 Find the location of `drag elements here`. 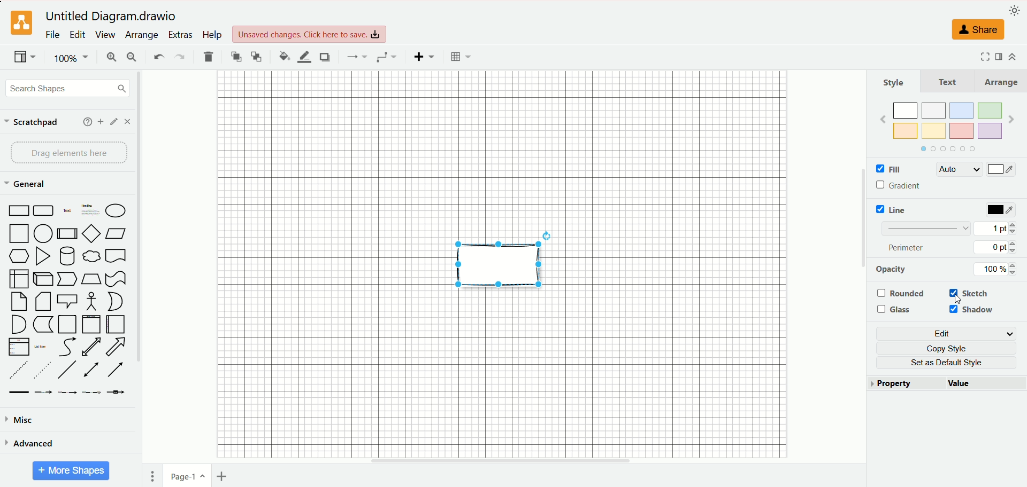

drag elements here is located at coordinates (70, 153).